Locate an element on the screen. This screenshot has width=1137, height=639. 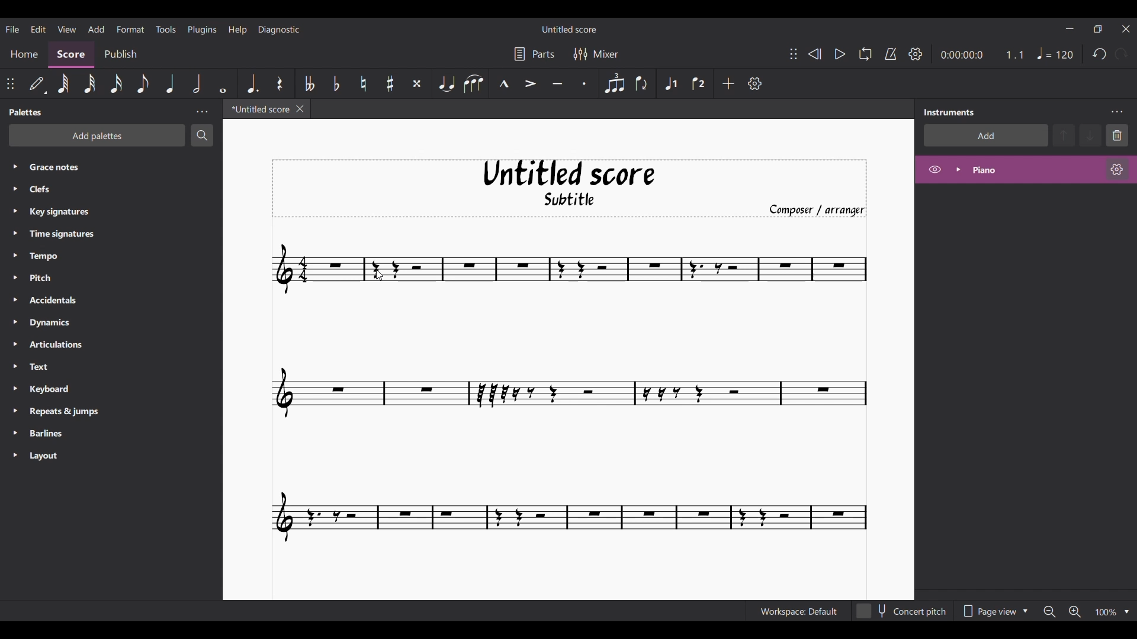
Expand each palette is located at coordinates (15, 310).